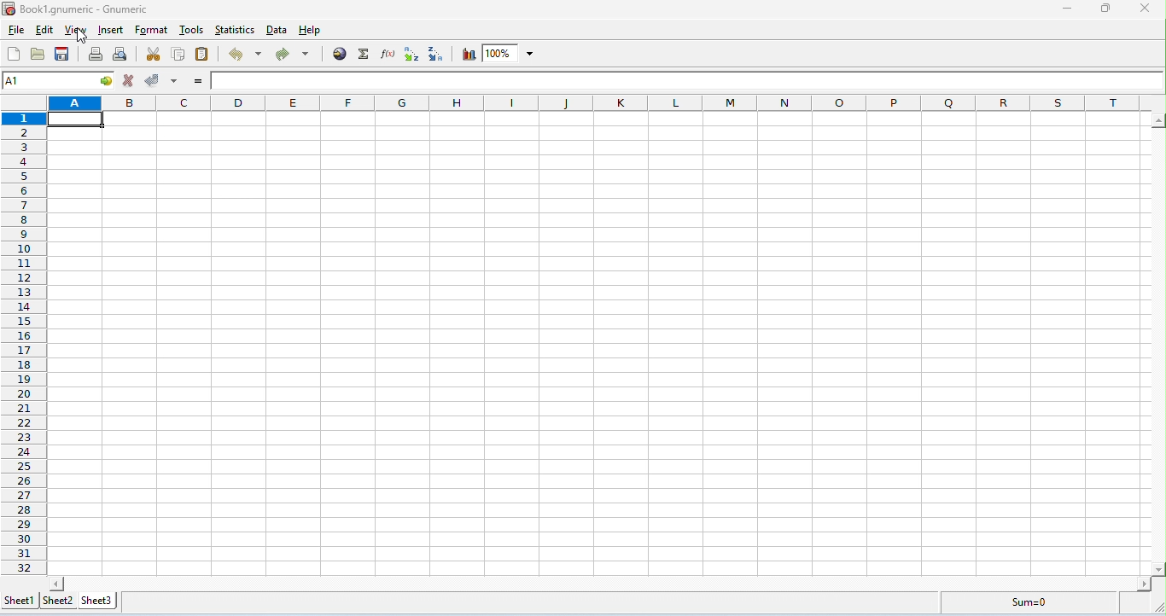 The width and height of the screenshot is (1166, 616). Describe the element at coordinates (191, 31) in the screenshot. I see `tools` at that location.